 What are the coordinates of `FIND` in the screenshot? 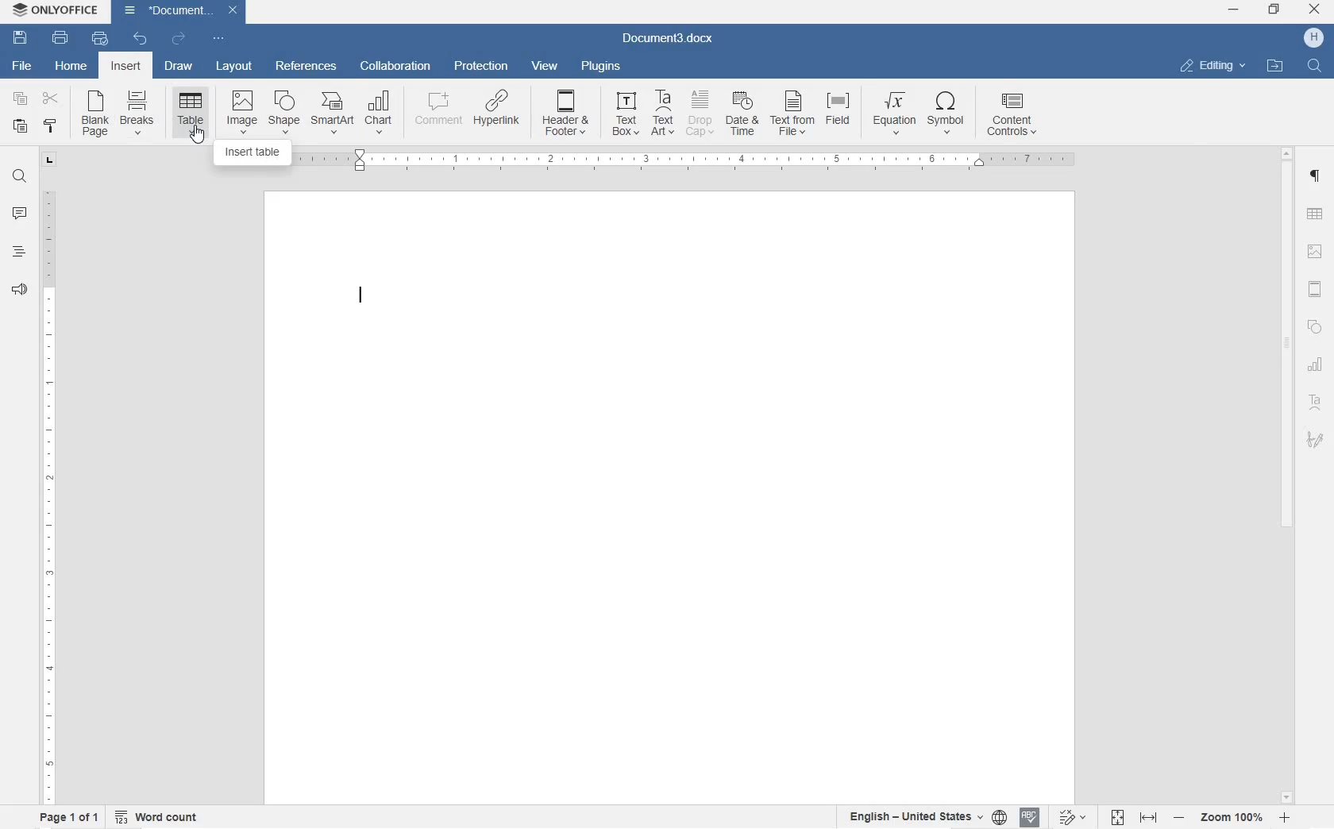 It's located at (18, 179).